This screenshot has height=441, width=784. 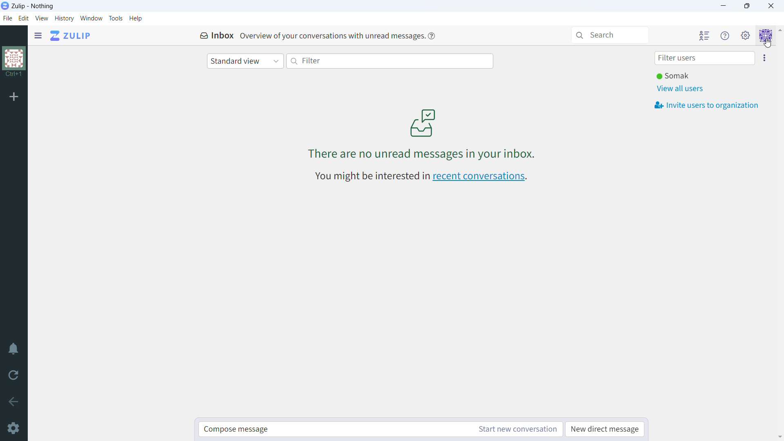 What do you see at coordinates (13, 428) in the screenshot?
I see `settings` at bounding box center [13, 428].